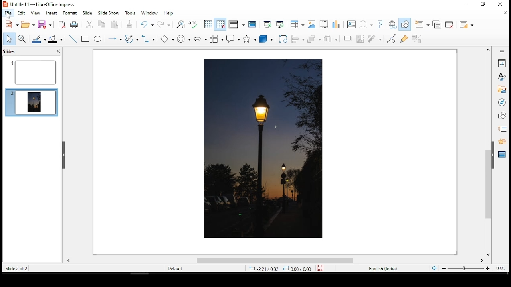 The image size is (511, 287). Describe the element at coordinates (200, 39) in the screenshot. I see `block arrows` at that location.